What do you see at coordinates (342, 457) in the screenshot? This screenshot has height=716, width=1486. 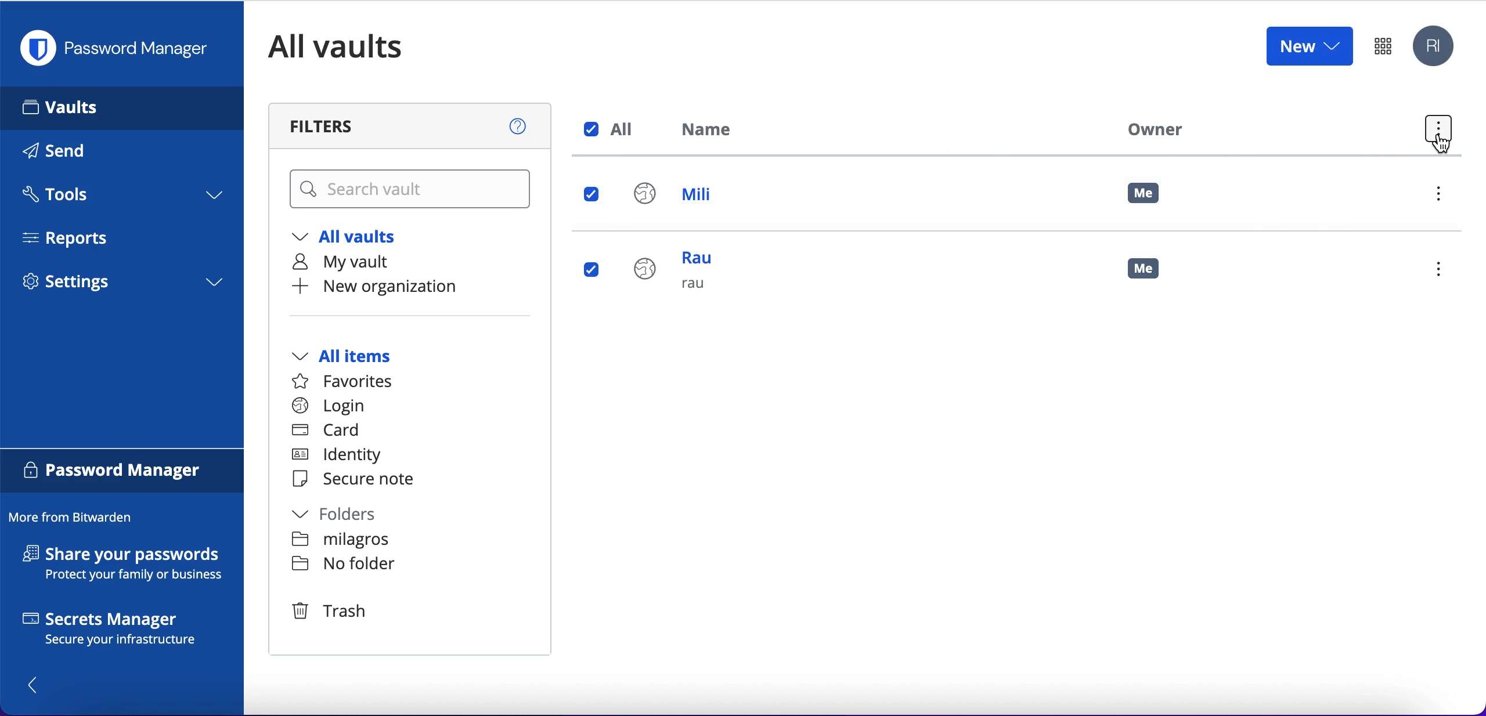 I see `identity` at bounding box center [342, 457].